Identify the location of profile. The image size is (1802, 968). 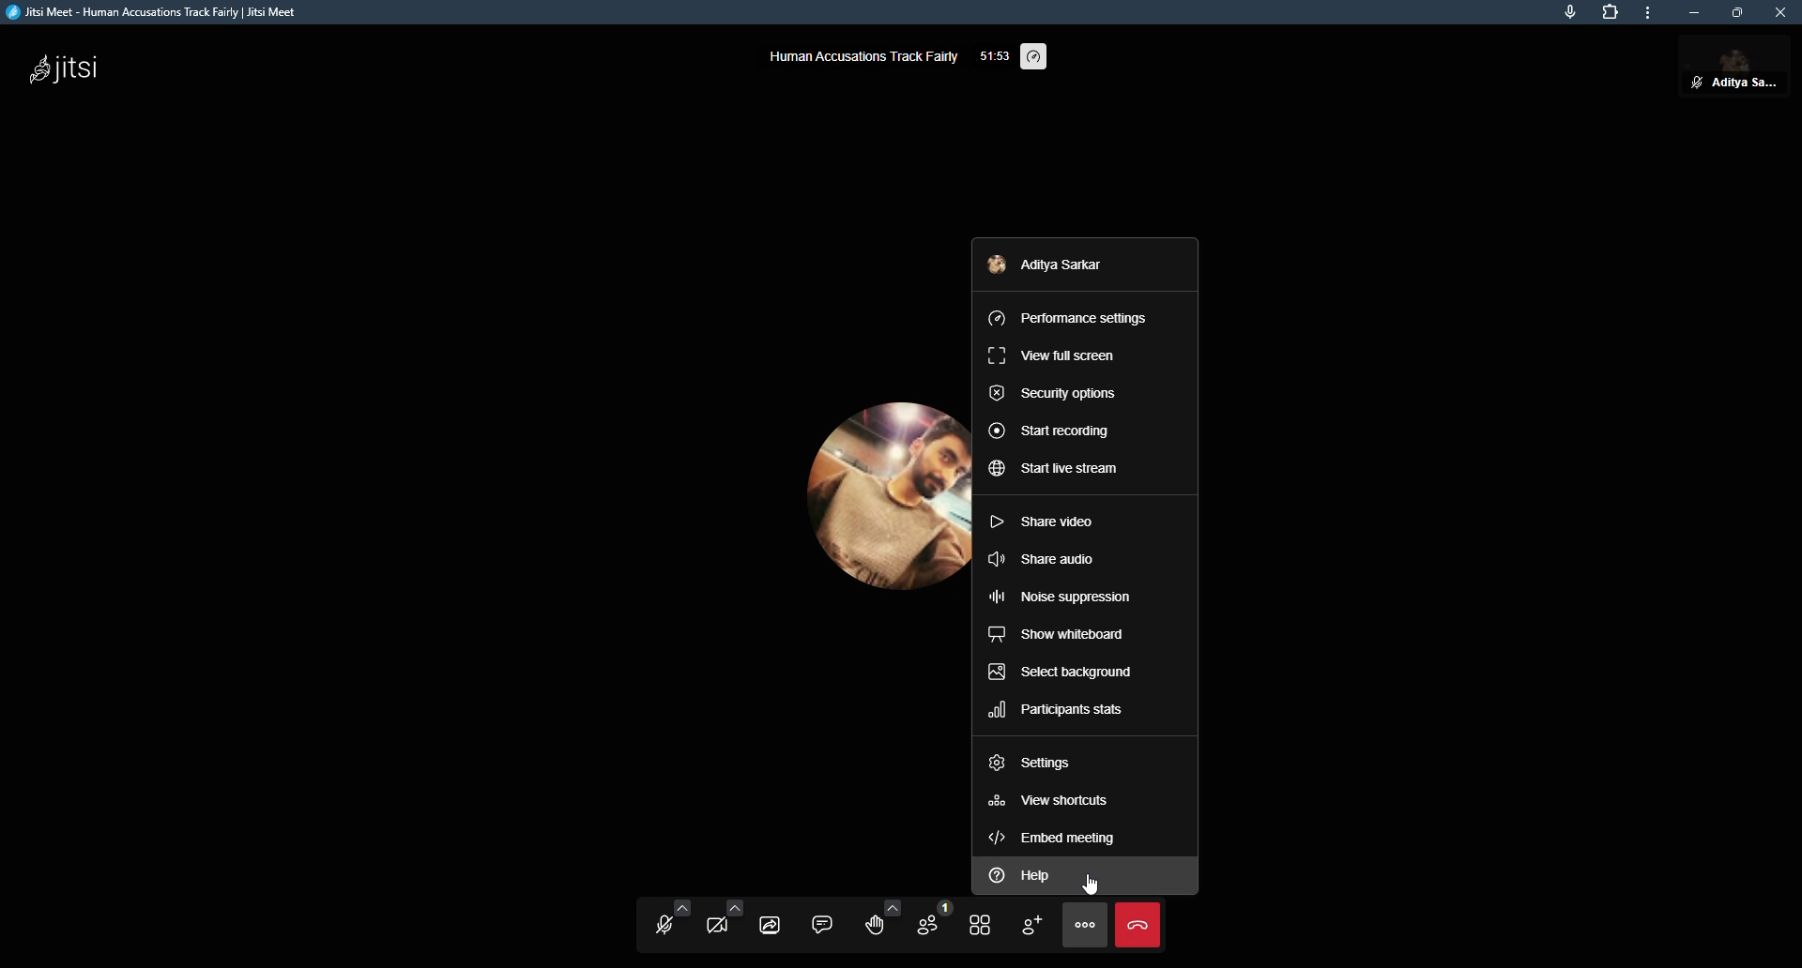
(878, 490).